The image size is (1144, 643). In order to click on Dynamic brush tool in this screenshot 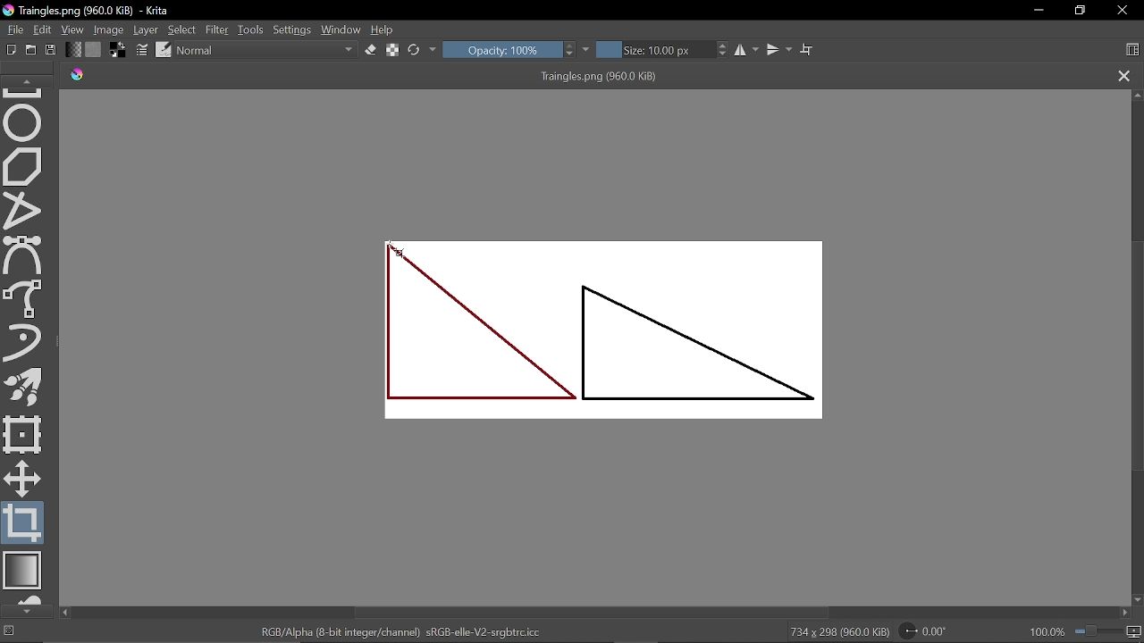, I will do `click(23, 342)`.